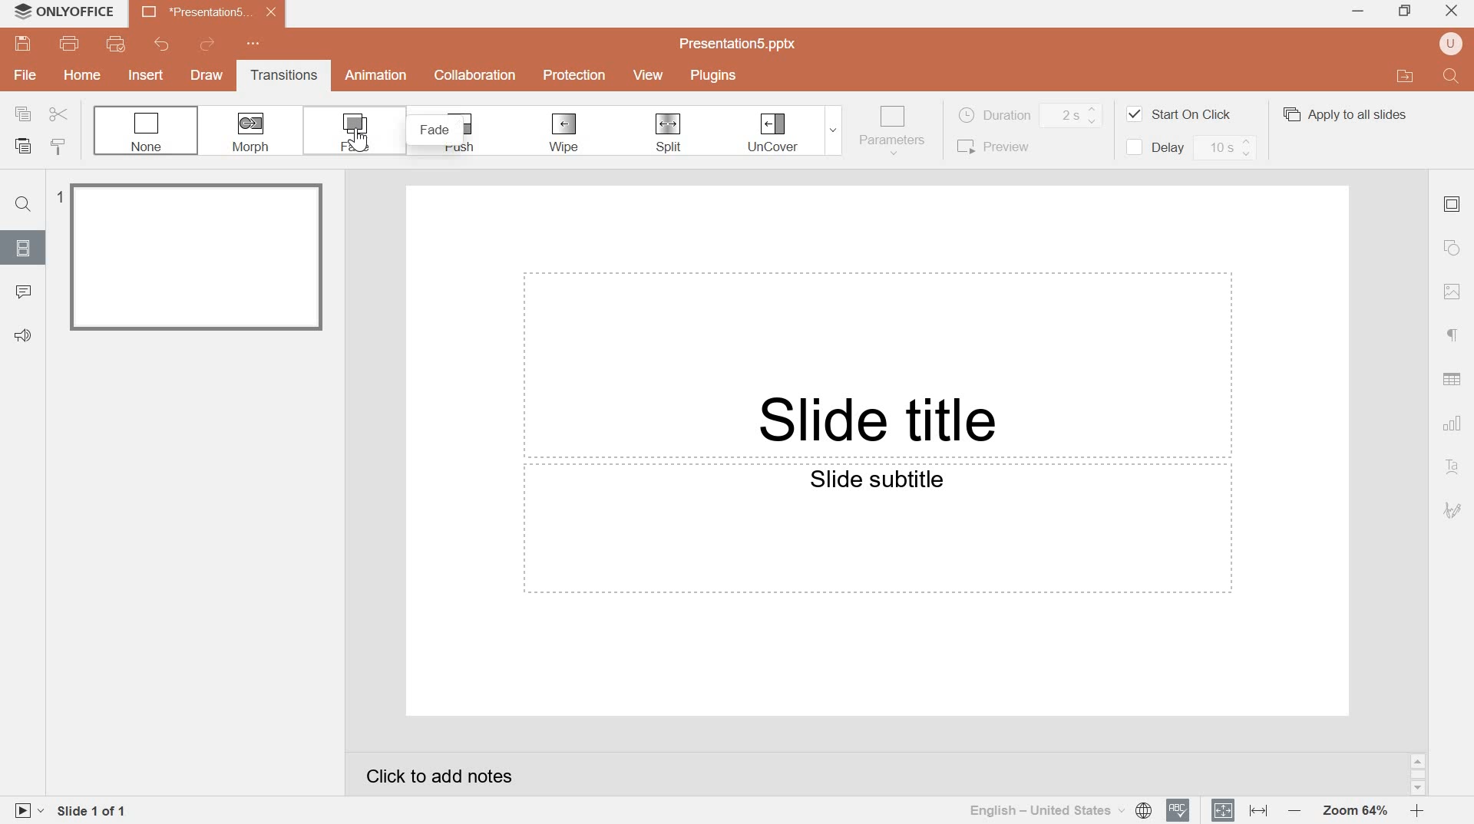 The width and height of the screenshot is (1474, 824). Describe the element at coordinates (893, 131) in the screenshot. I see `Parameters` at that location.